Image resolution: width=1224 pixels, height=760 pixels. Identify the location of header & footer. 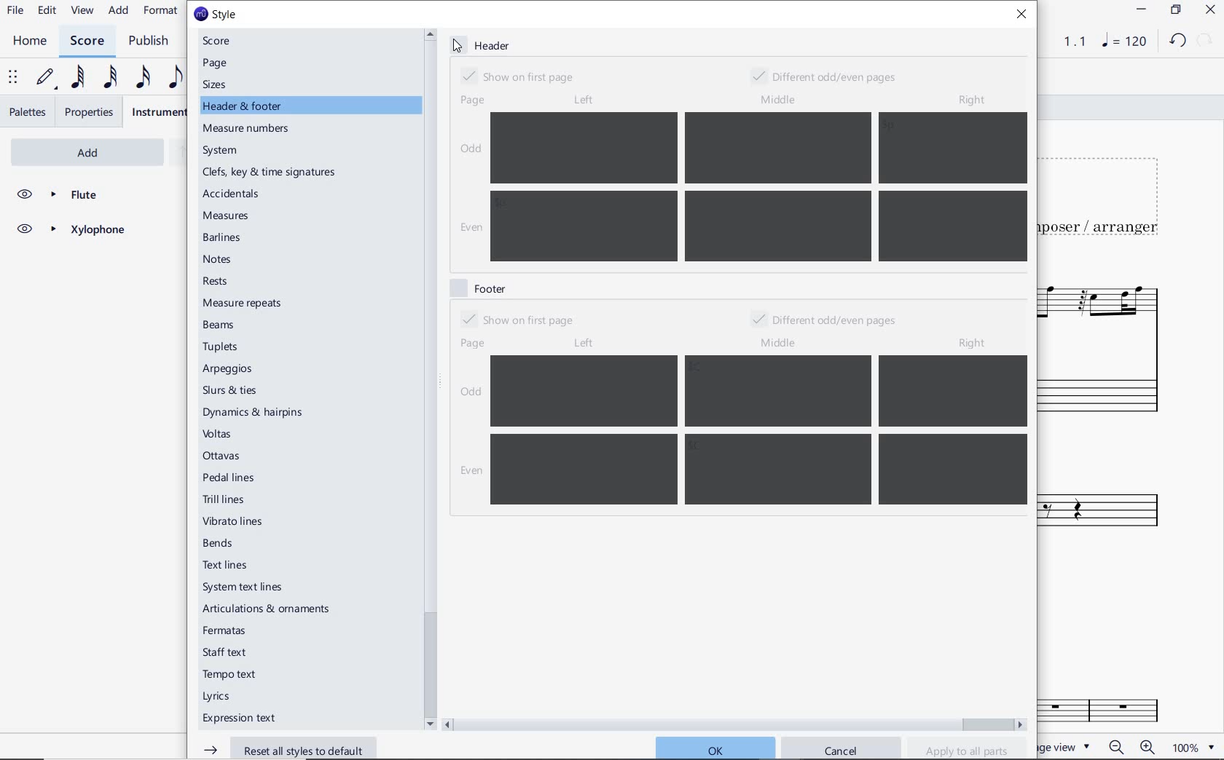
(244, 106).